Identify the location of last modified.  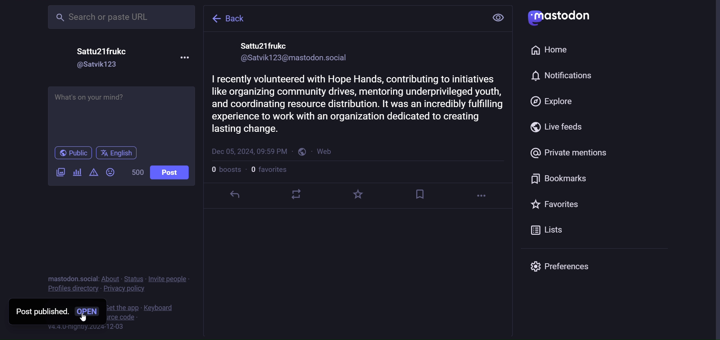
(247, 151).